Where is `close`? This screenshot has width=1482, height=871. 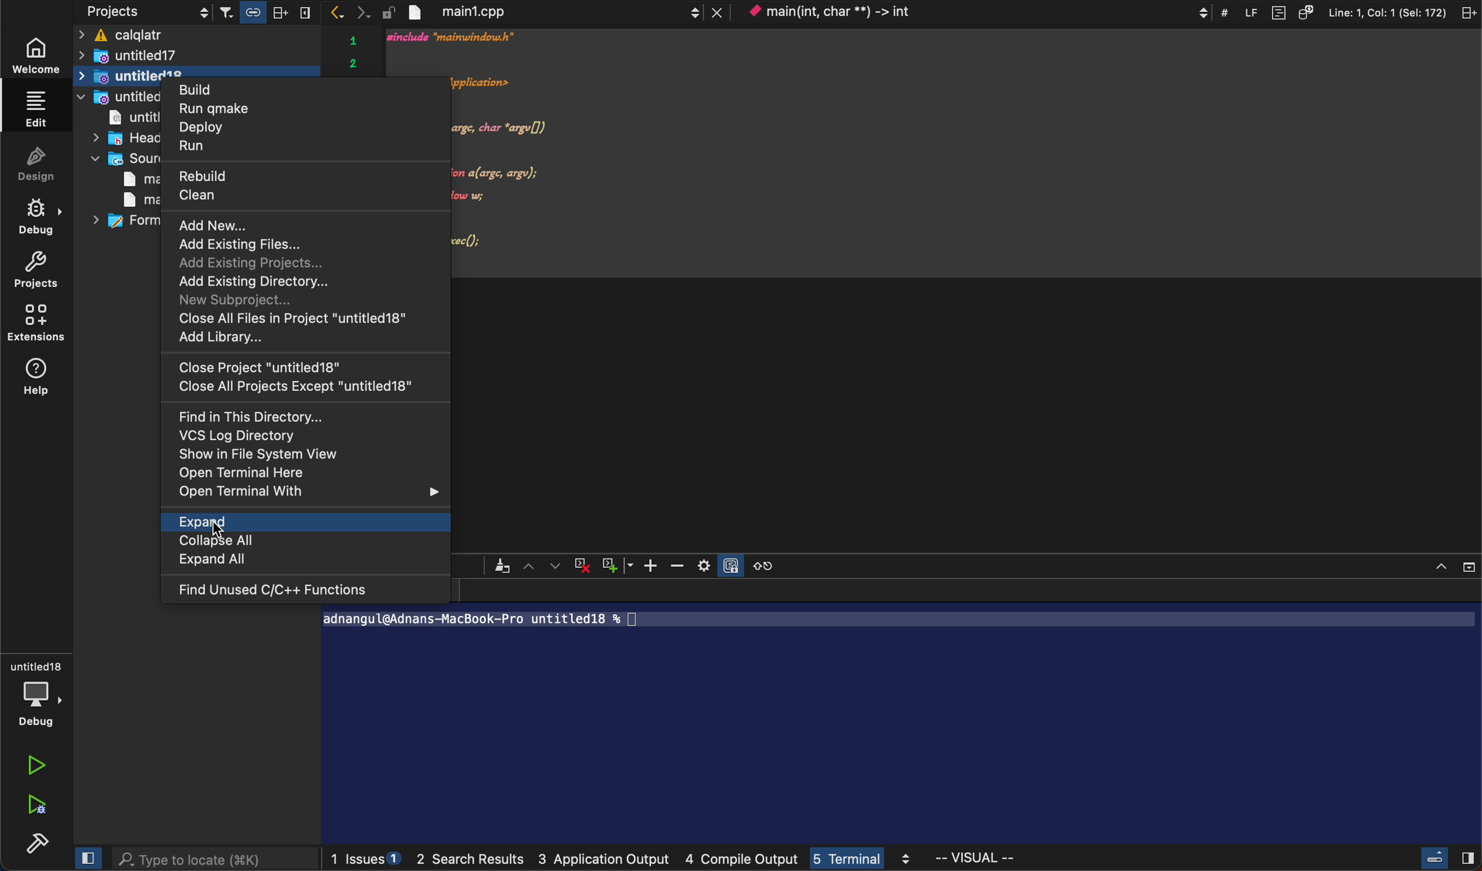
close is located at coordinates (1450, 564).